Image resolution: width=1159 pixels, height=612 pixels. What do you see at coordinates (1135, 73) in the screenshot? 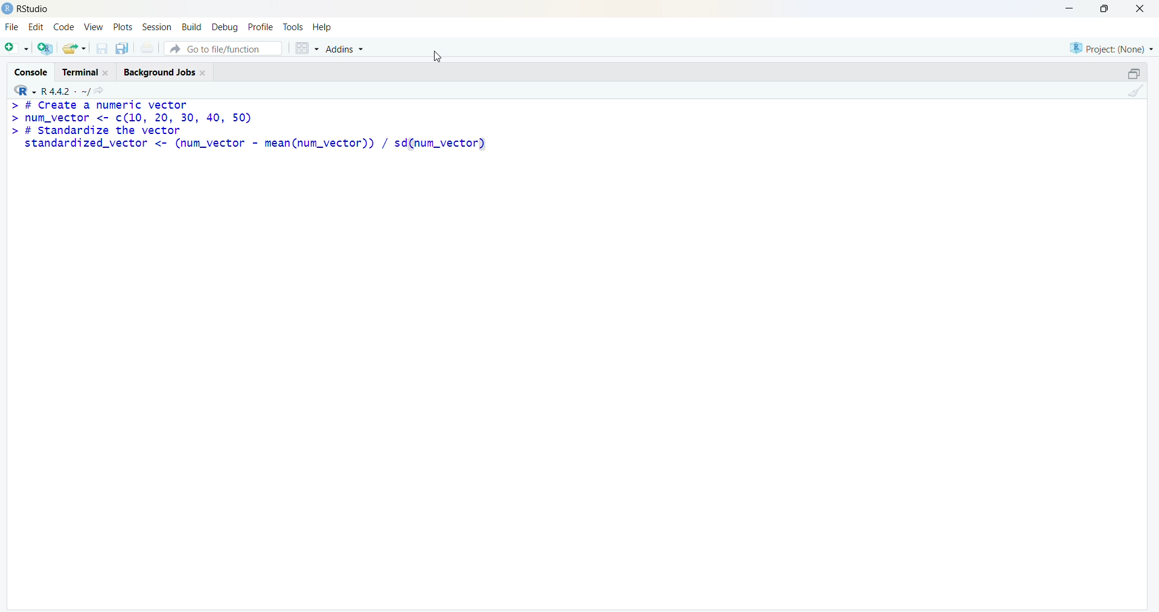
I see `open in separate window` at bounding box center [1135, 73].